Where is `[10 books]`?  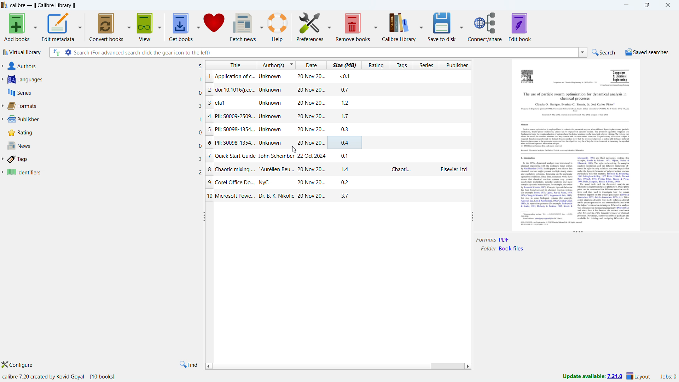
[10 books] is located at coordinates (103, 377).